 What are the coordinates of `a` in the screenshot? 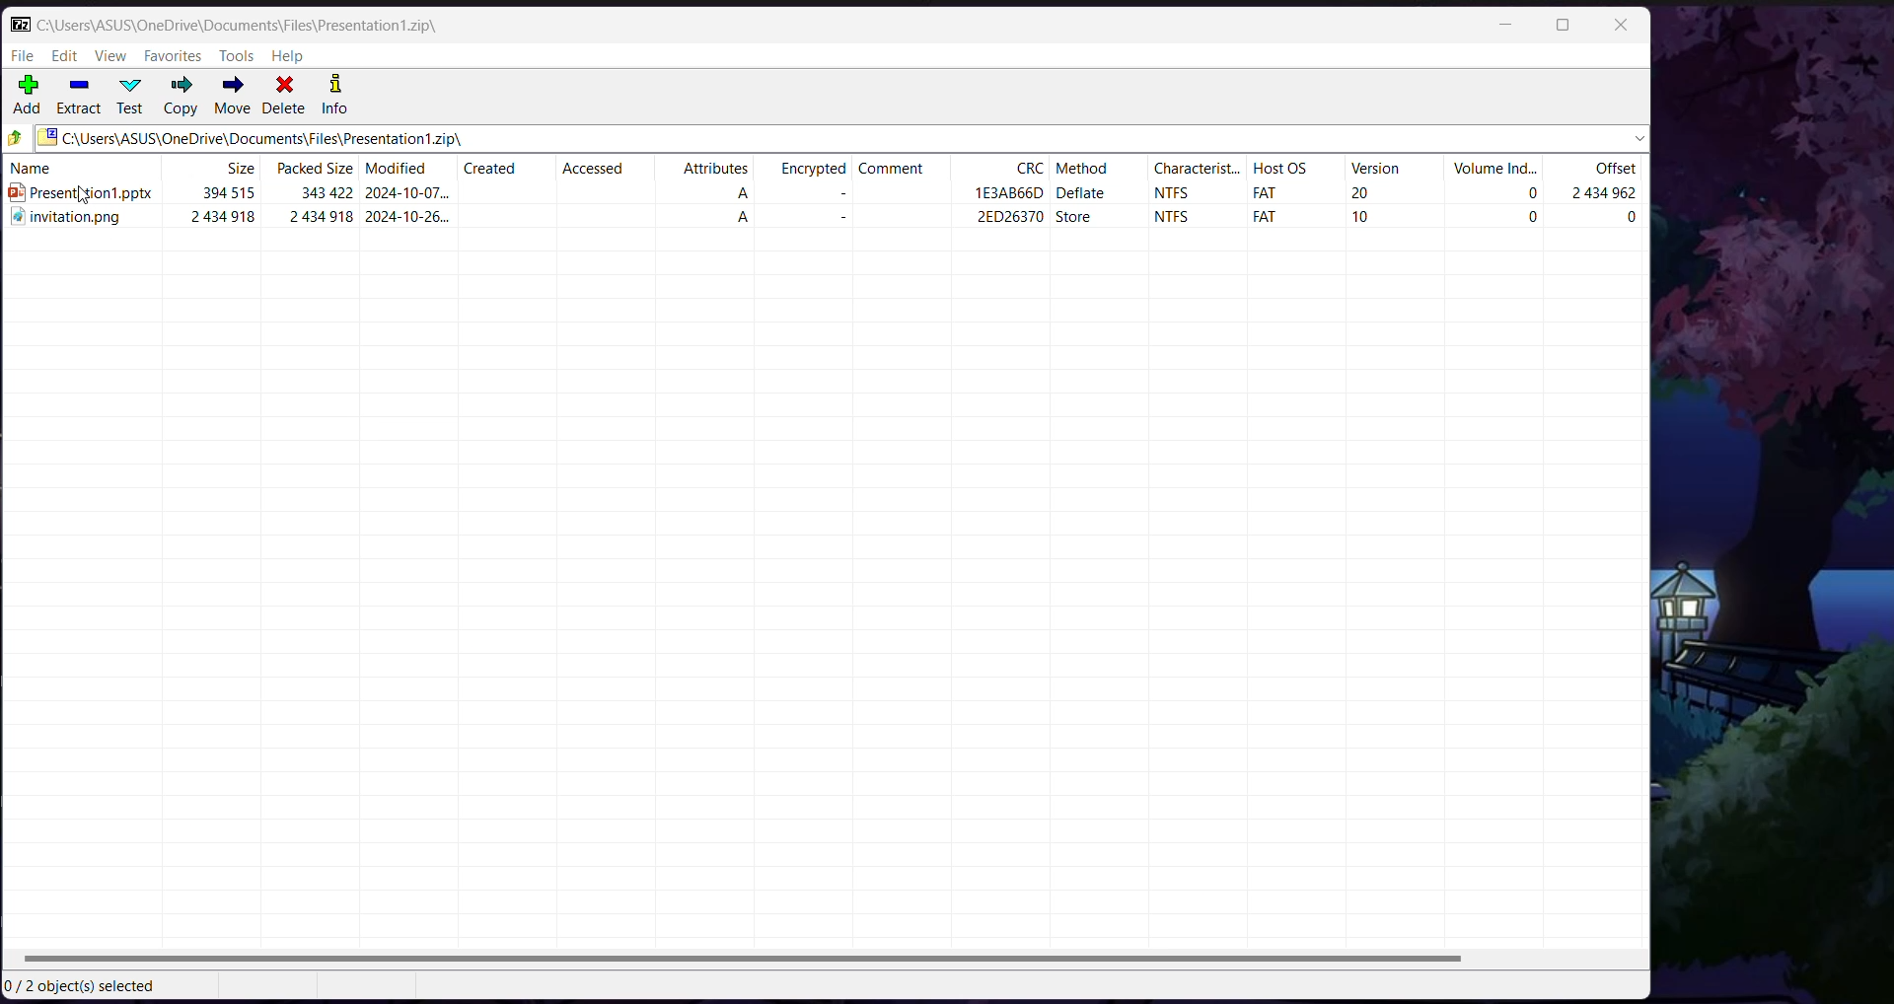 It's located at (754, 195).